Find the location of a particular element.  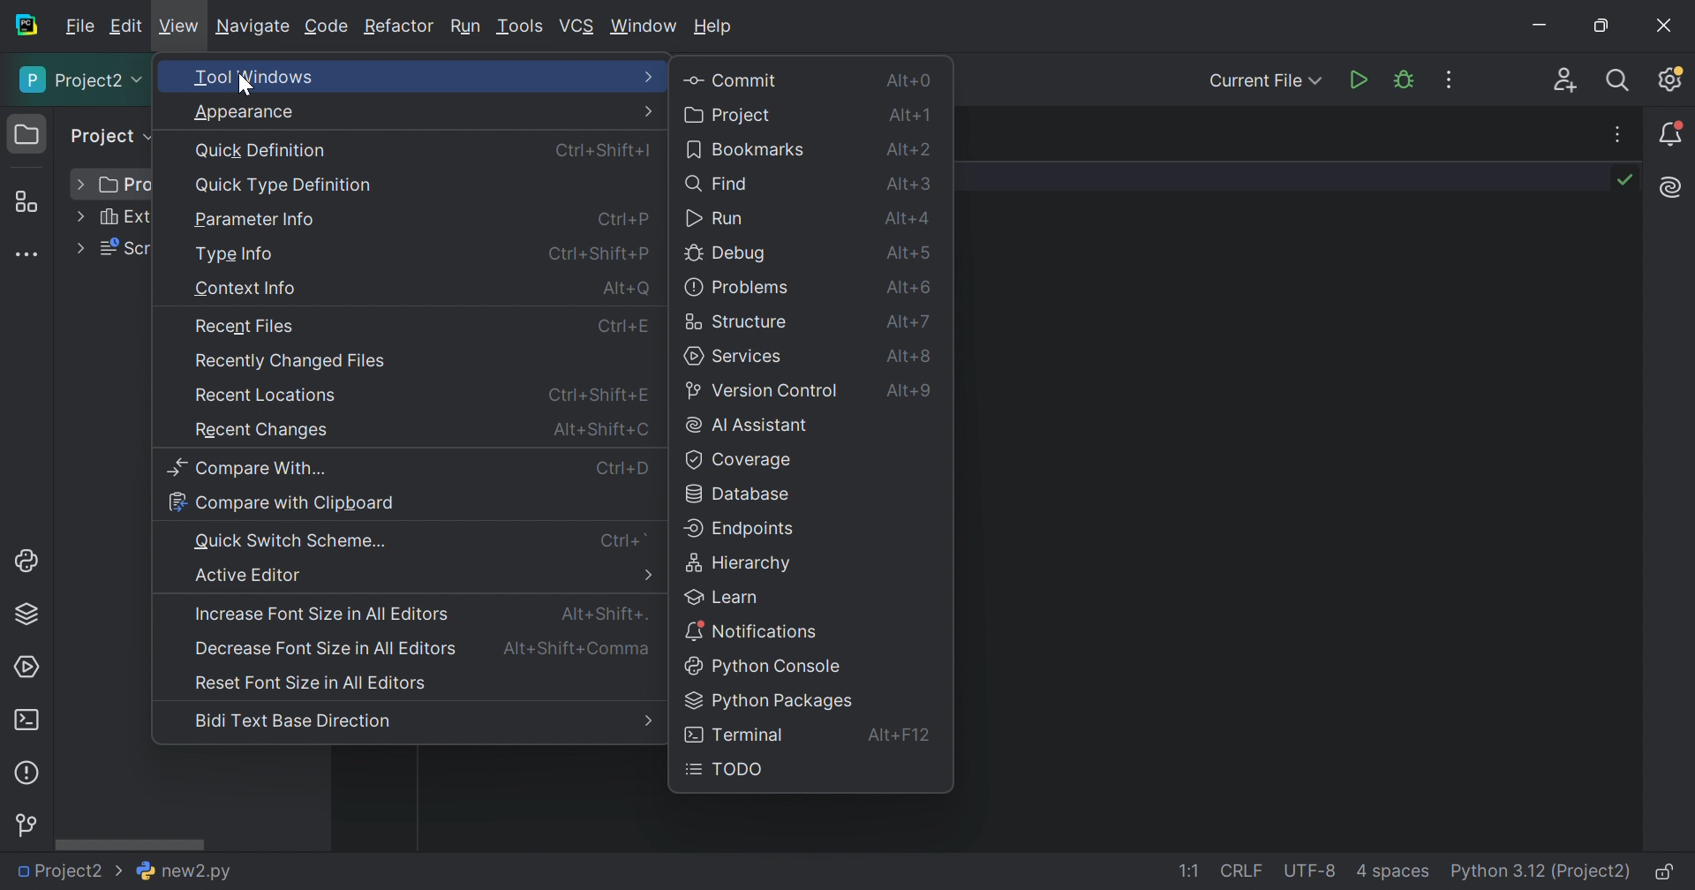

Project is located at coordinates (82, 82).